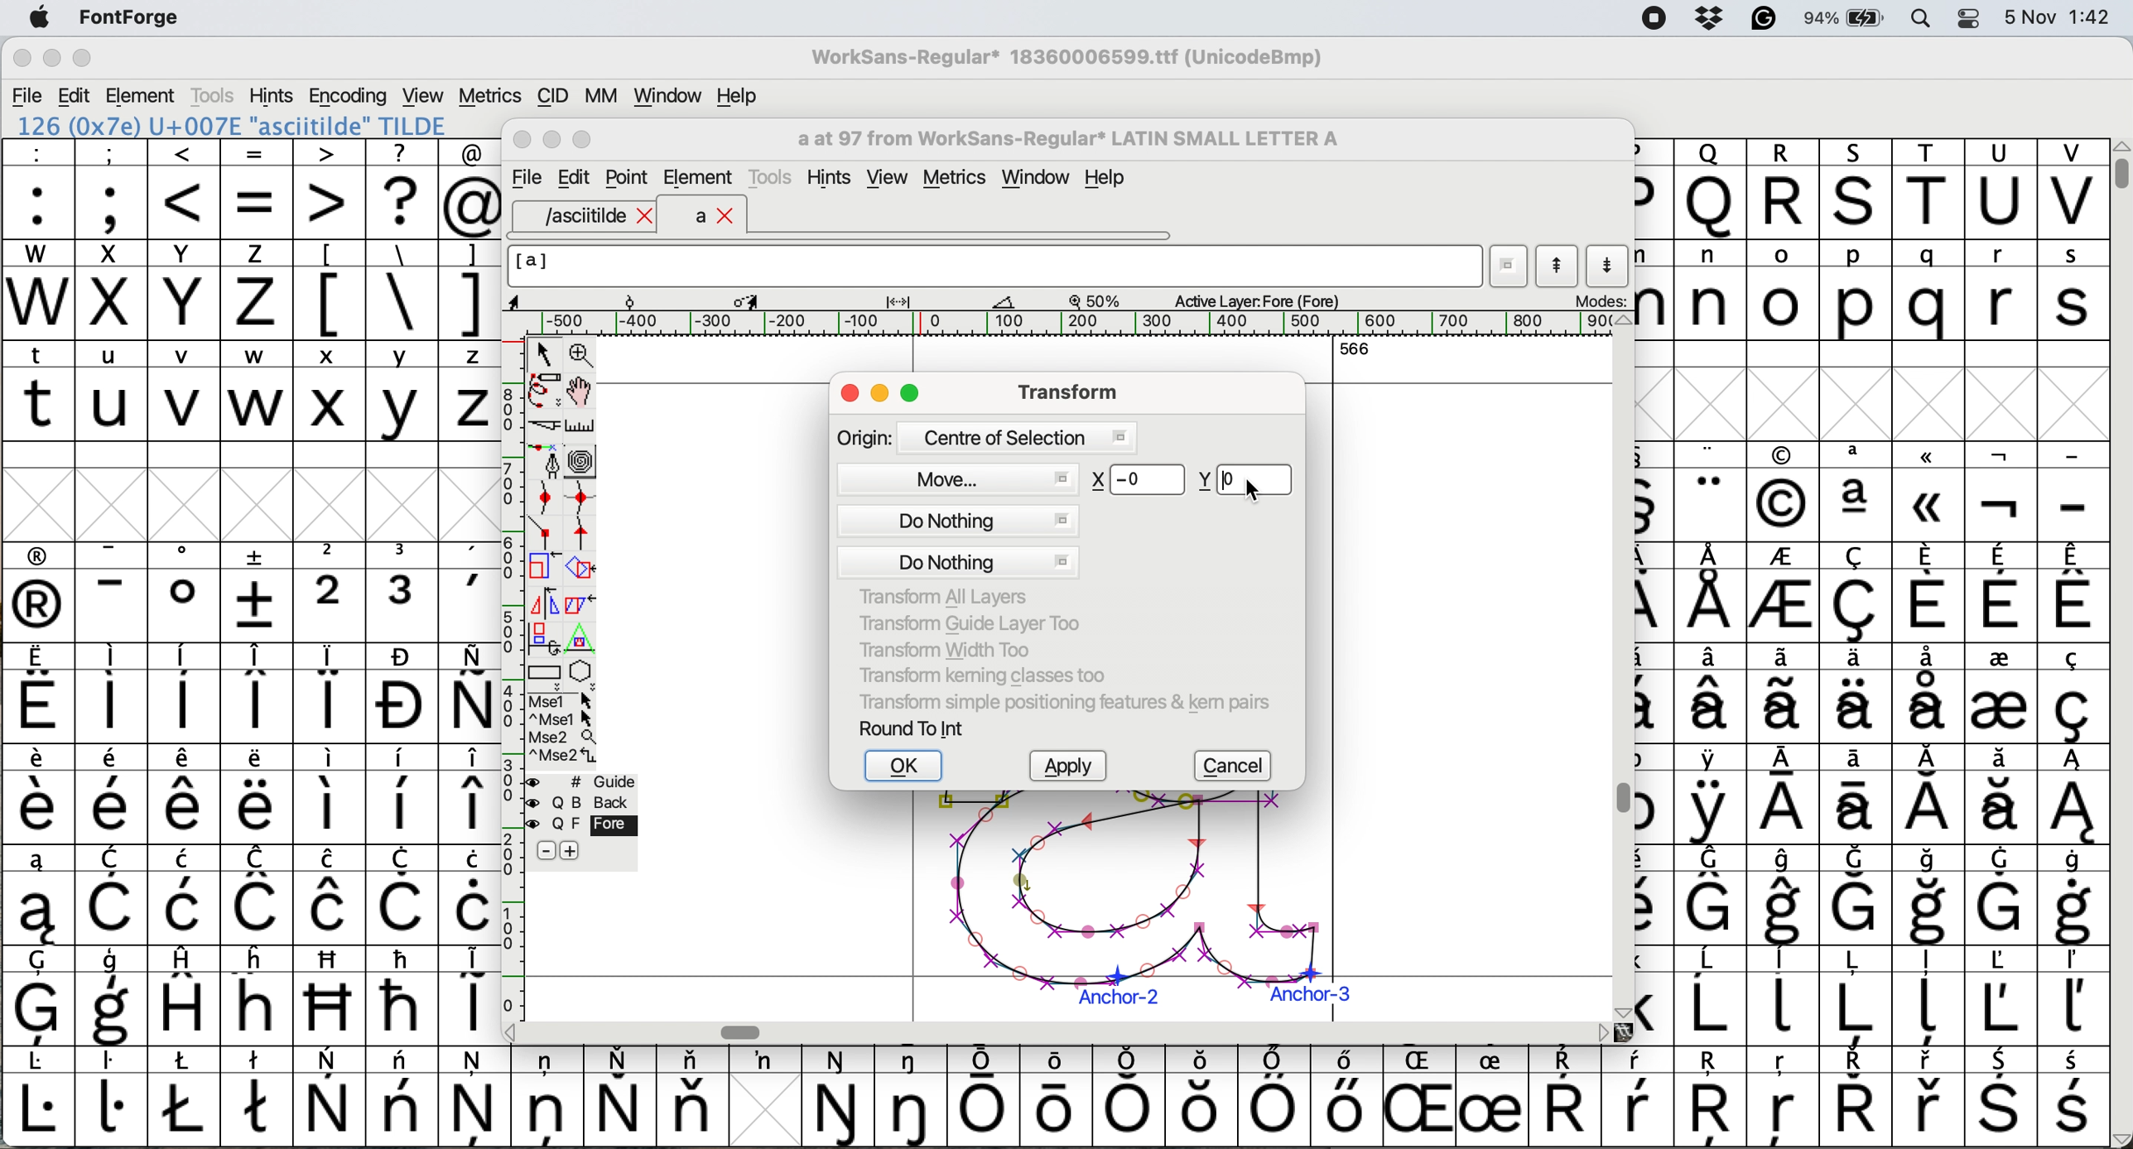  Describe the element at coordinates (1343, 1095) in the screenshot. I see `symbol` at that location.